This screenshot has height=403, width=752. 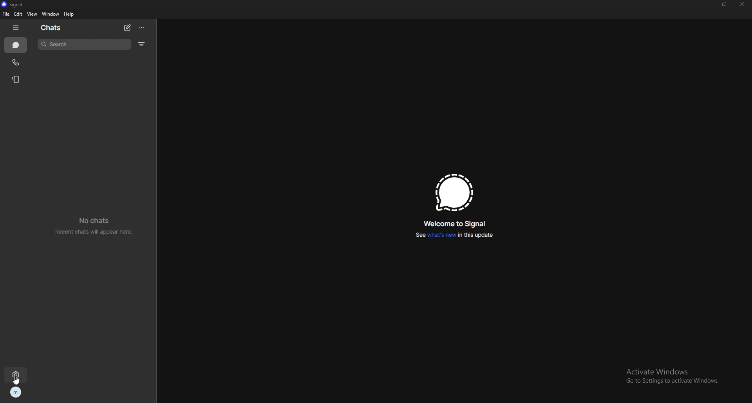 I want to click on calls, so click(x=16, y=62).